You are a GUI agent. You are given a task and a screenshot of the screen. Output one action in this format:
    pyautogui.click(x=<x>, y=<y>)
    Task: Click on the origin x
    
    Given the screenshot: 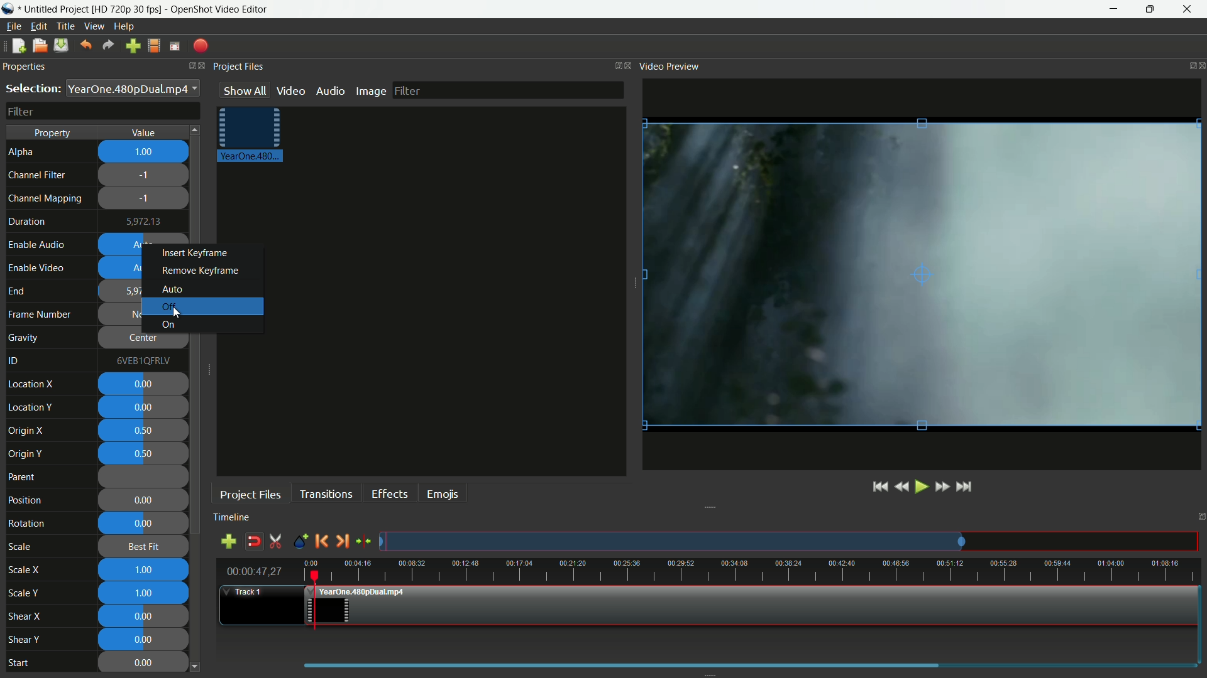 What is the action you would take?
    pyautogui.click(x=28, y=431)
    